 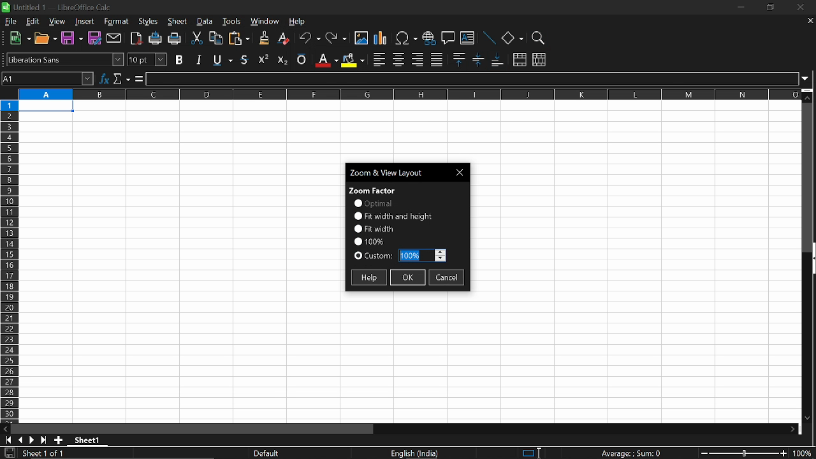 I want to click on help, so click(x=368, y=277).